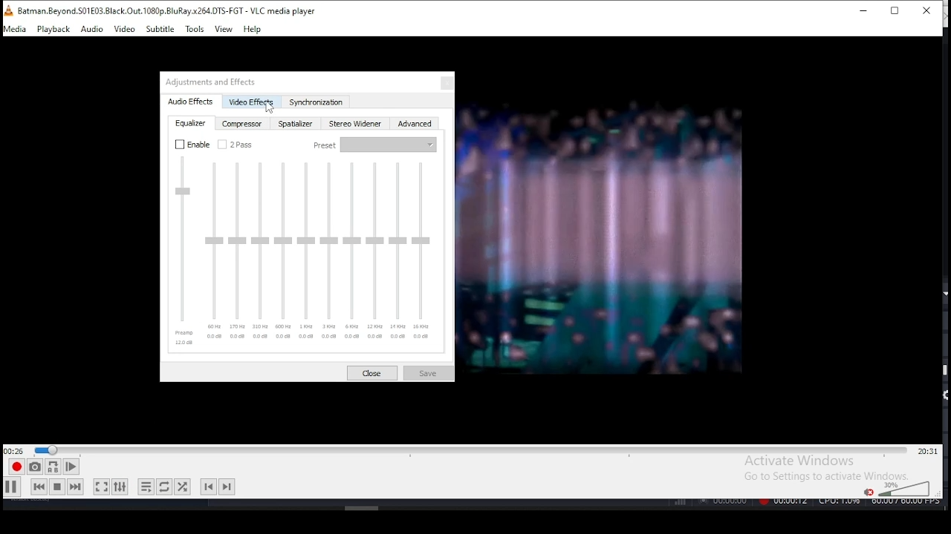 This screenshot has width=951, height=534. What do you see at coordinates (236, 144) in the screenshot?
I see `checkbox: ` at bounding box center [236, 144].